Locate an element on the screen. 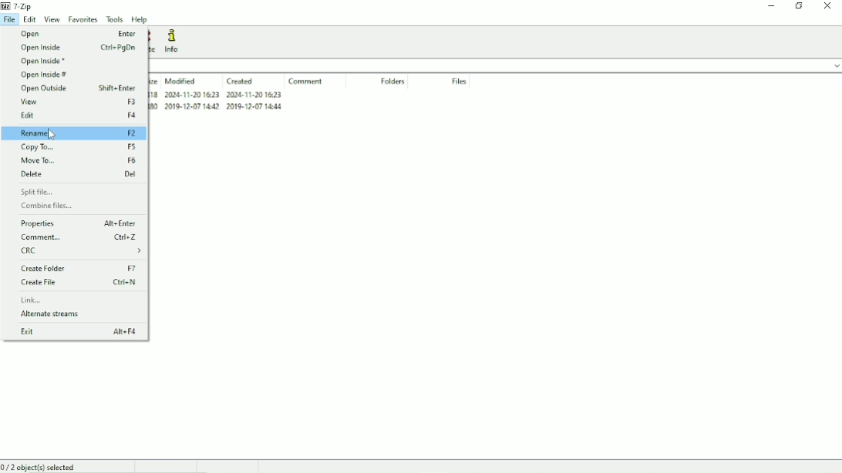 The width and height of the screenshot is (842, 473). Restore down is located at coordinates (800, 5).